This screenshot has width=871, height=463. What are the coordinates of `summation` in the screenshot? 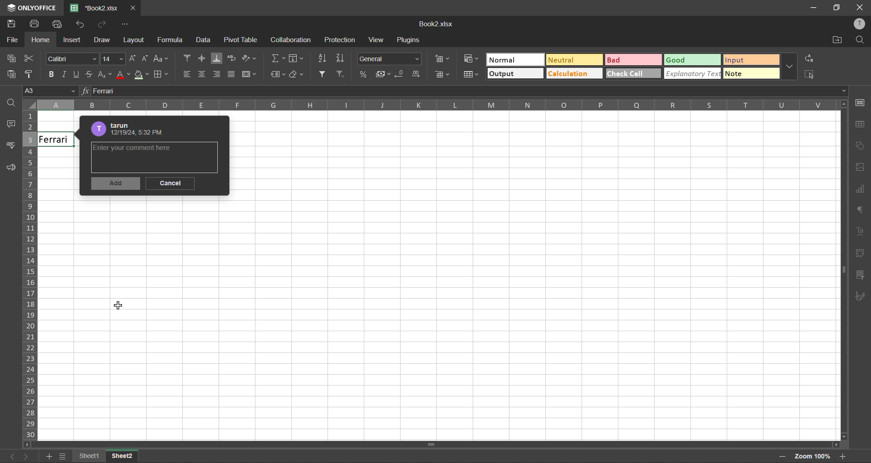 It's located at (277, 58).